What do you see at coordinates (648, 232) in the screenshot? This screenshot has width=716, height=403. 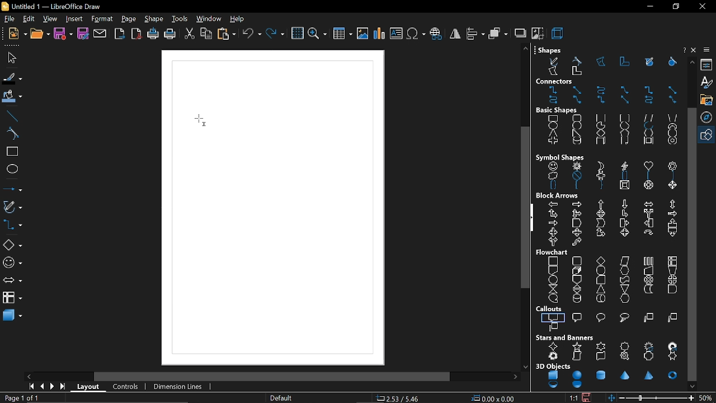 I see `circular arrow` at bounding box center [648, 232].